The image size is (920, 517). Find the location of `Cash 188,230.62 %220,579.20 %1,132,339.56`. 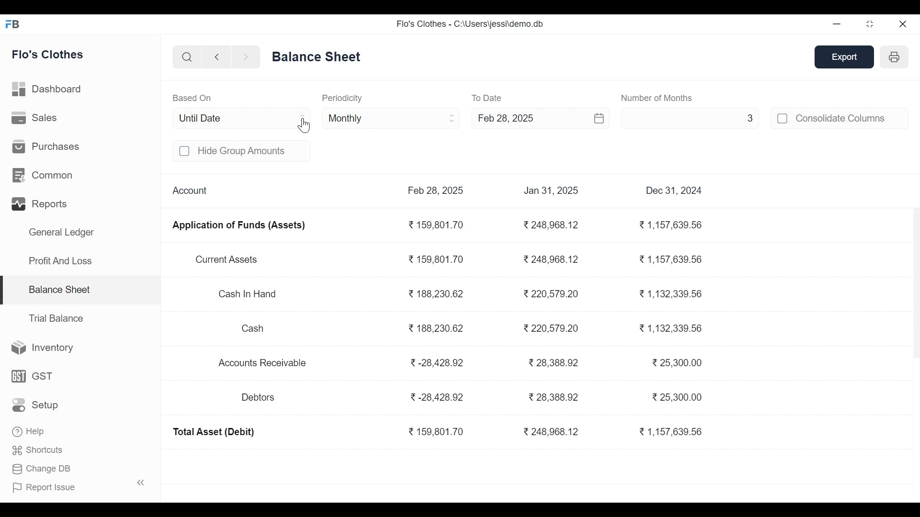

Cash 188,230.62 %220,579.20 %1,132,339.56 is located at coordinates (473, 327).